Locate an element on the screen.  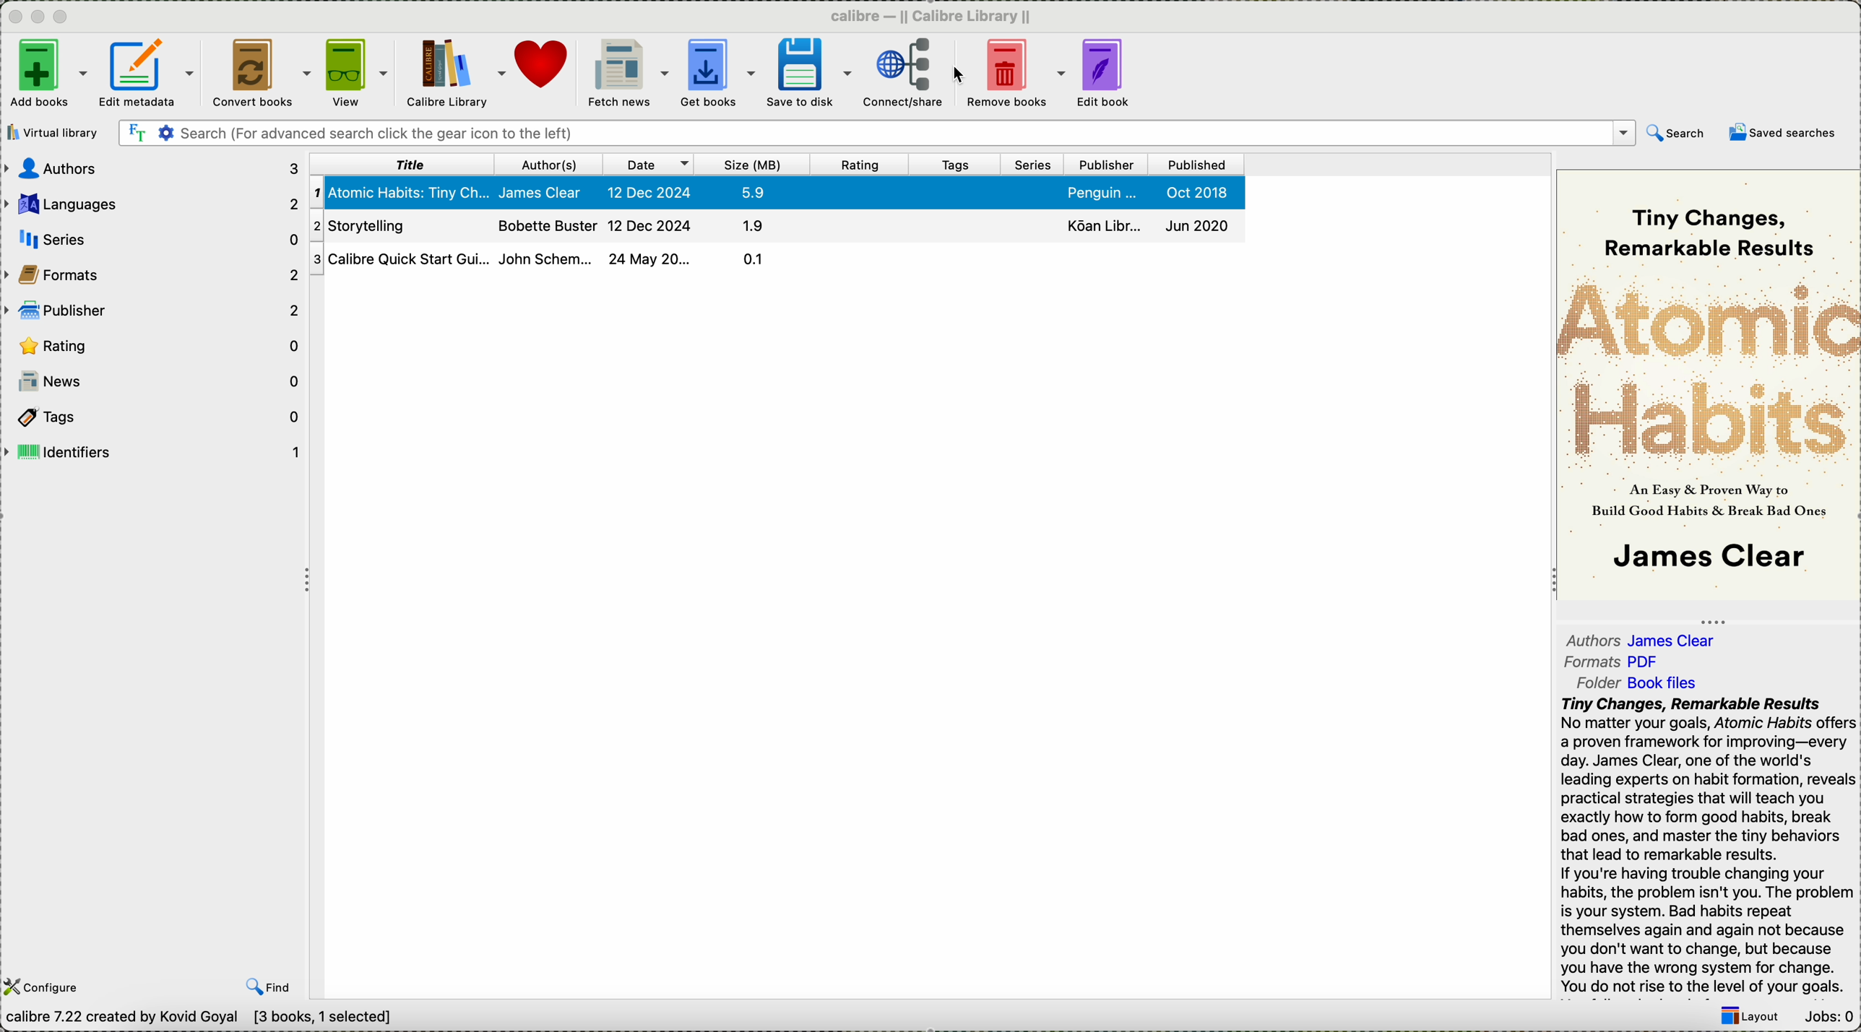
save to disk is located at coordinates (808, 73).